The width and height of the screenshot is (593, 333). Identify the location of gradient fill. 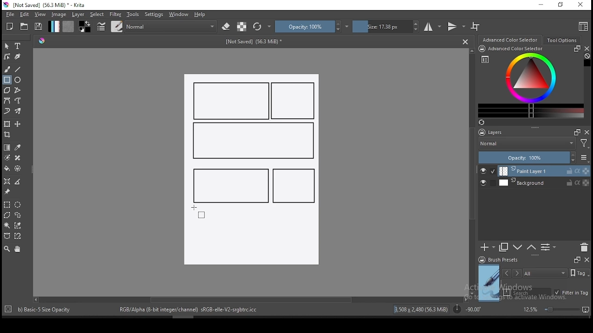
(54, 26).